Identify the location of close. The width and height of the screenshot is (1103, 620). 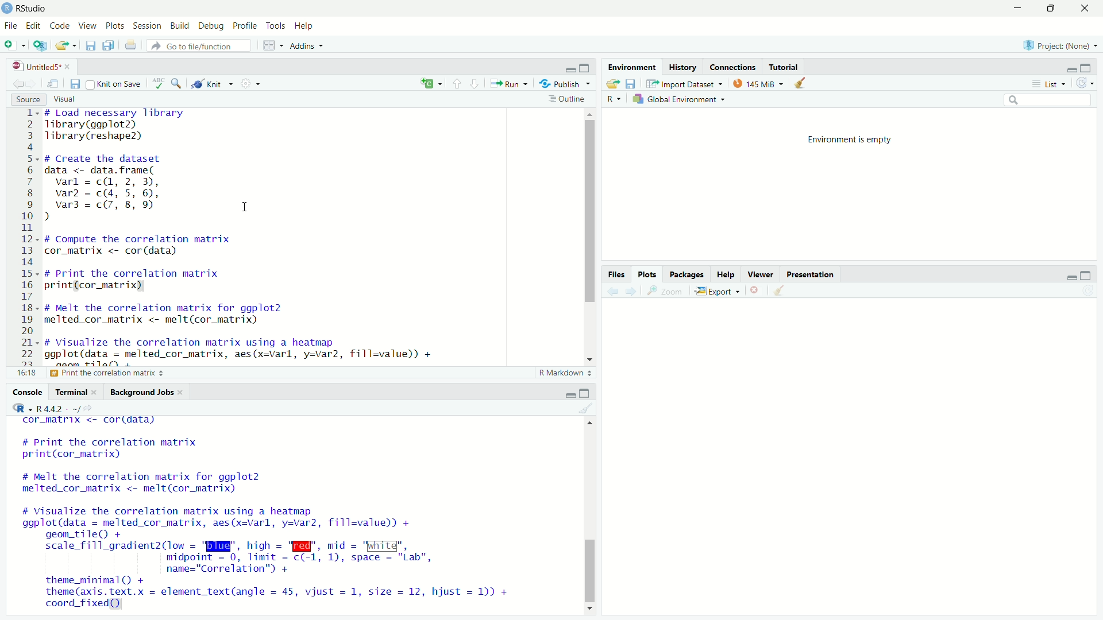
(1086, 9).